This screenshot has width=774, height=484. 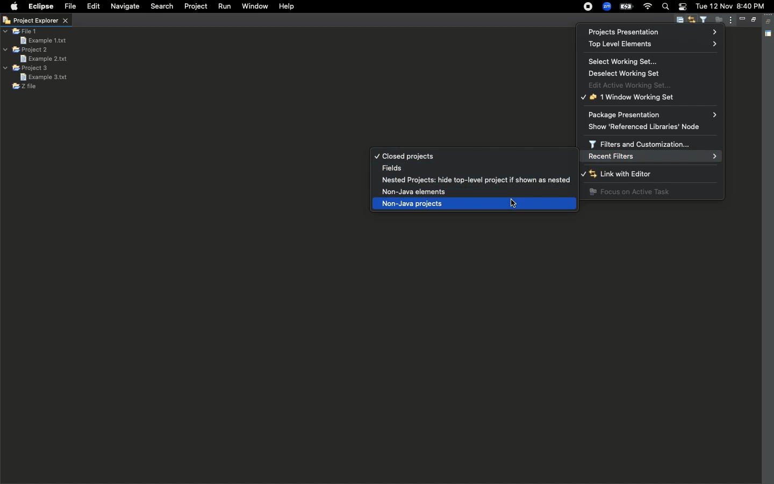 What do you see at coordinates (161, 8) in the screenshot?
I see `Search` at bounding box center [161, 8].